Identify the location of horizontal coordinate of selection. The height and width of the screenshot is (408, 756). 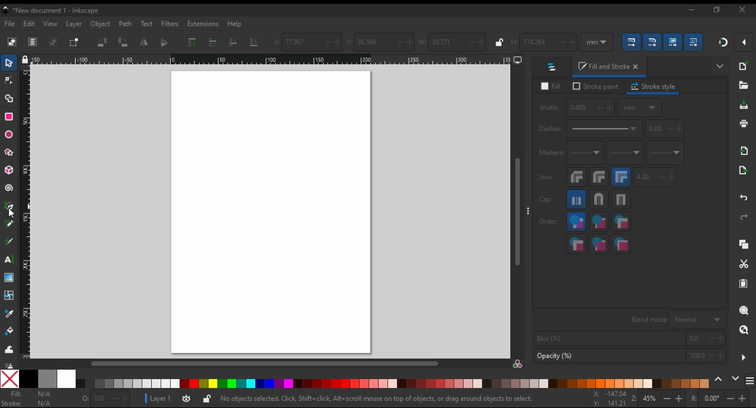
(306, 42).